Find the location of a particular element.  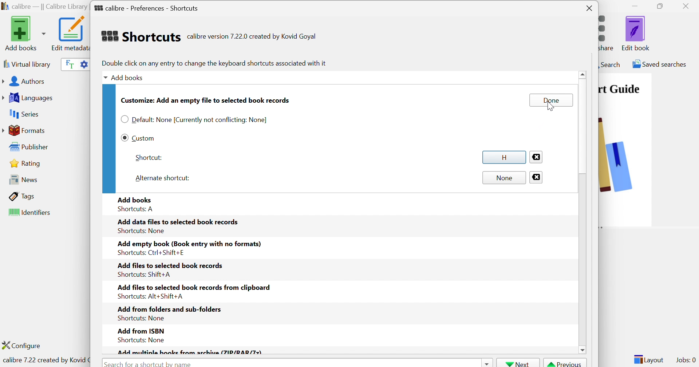

Previous is located at coordinates (565, 363).